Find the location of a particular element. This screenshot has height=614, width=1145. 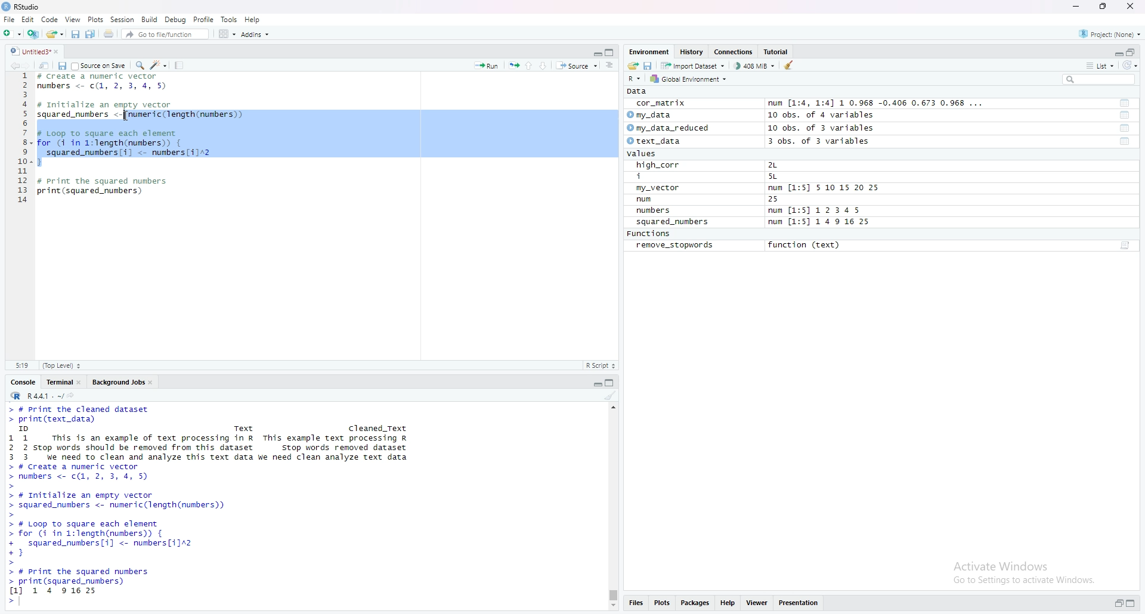

values is located at coordinates (645, 154).